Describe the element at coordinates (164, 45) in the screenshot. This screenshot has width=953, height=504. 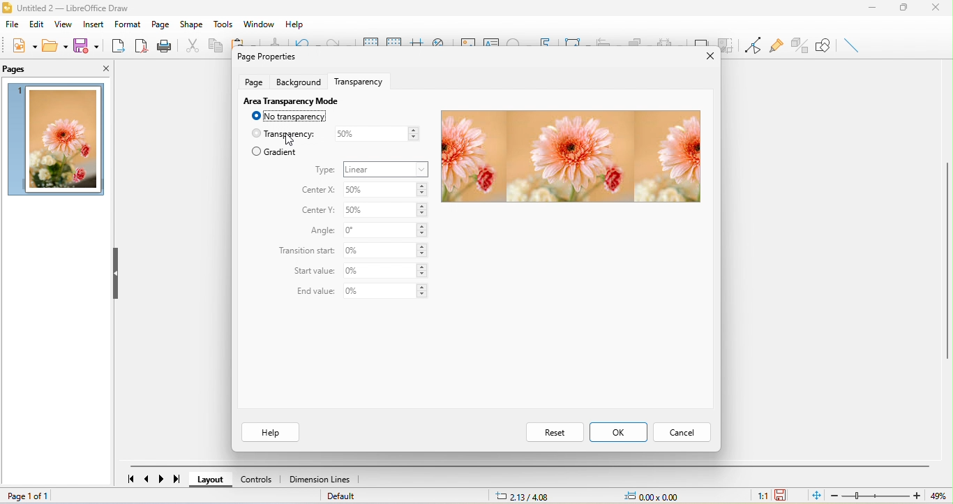
I see `print` at that location.